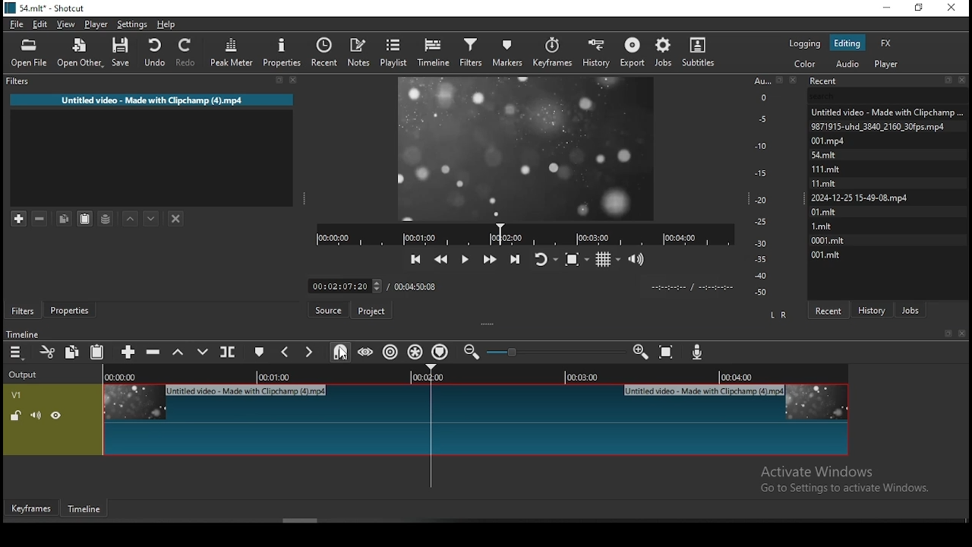 This screenshot has height=547, width=972. What do you see at coordinates (346, 286) in the screenshot?
I see `timer` at bounding box center [346, 286].